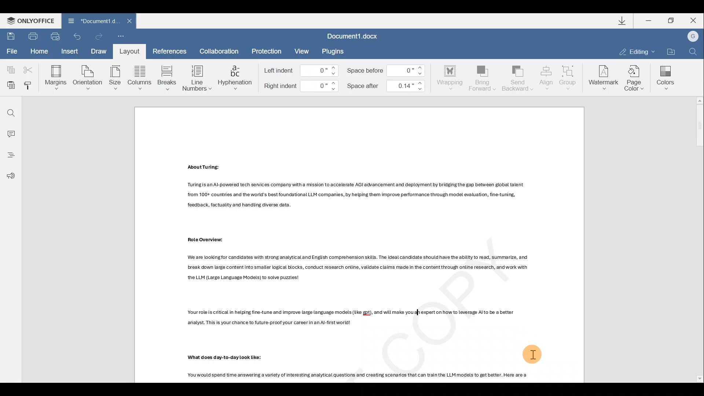 This screenshot has width=704, height=396. What do you see at coordinates (649, 21) in the screenshot?
I see `Minimize` at bounding box center [649, 21].